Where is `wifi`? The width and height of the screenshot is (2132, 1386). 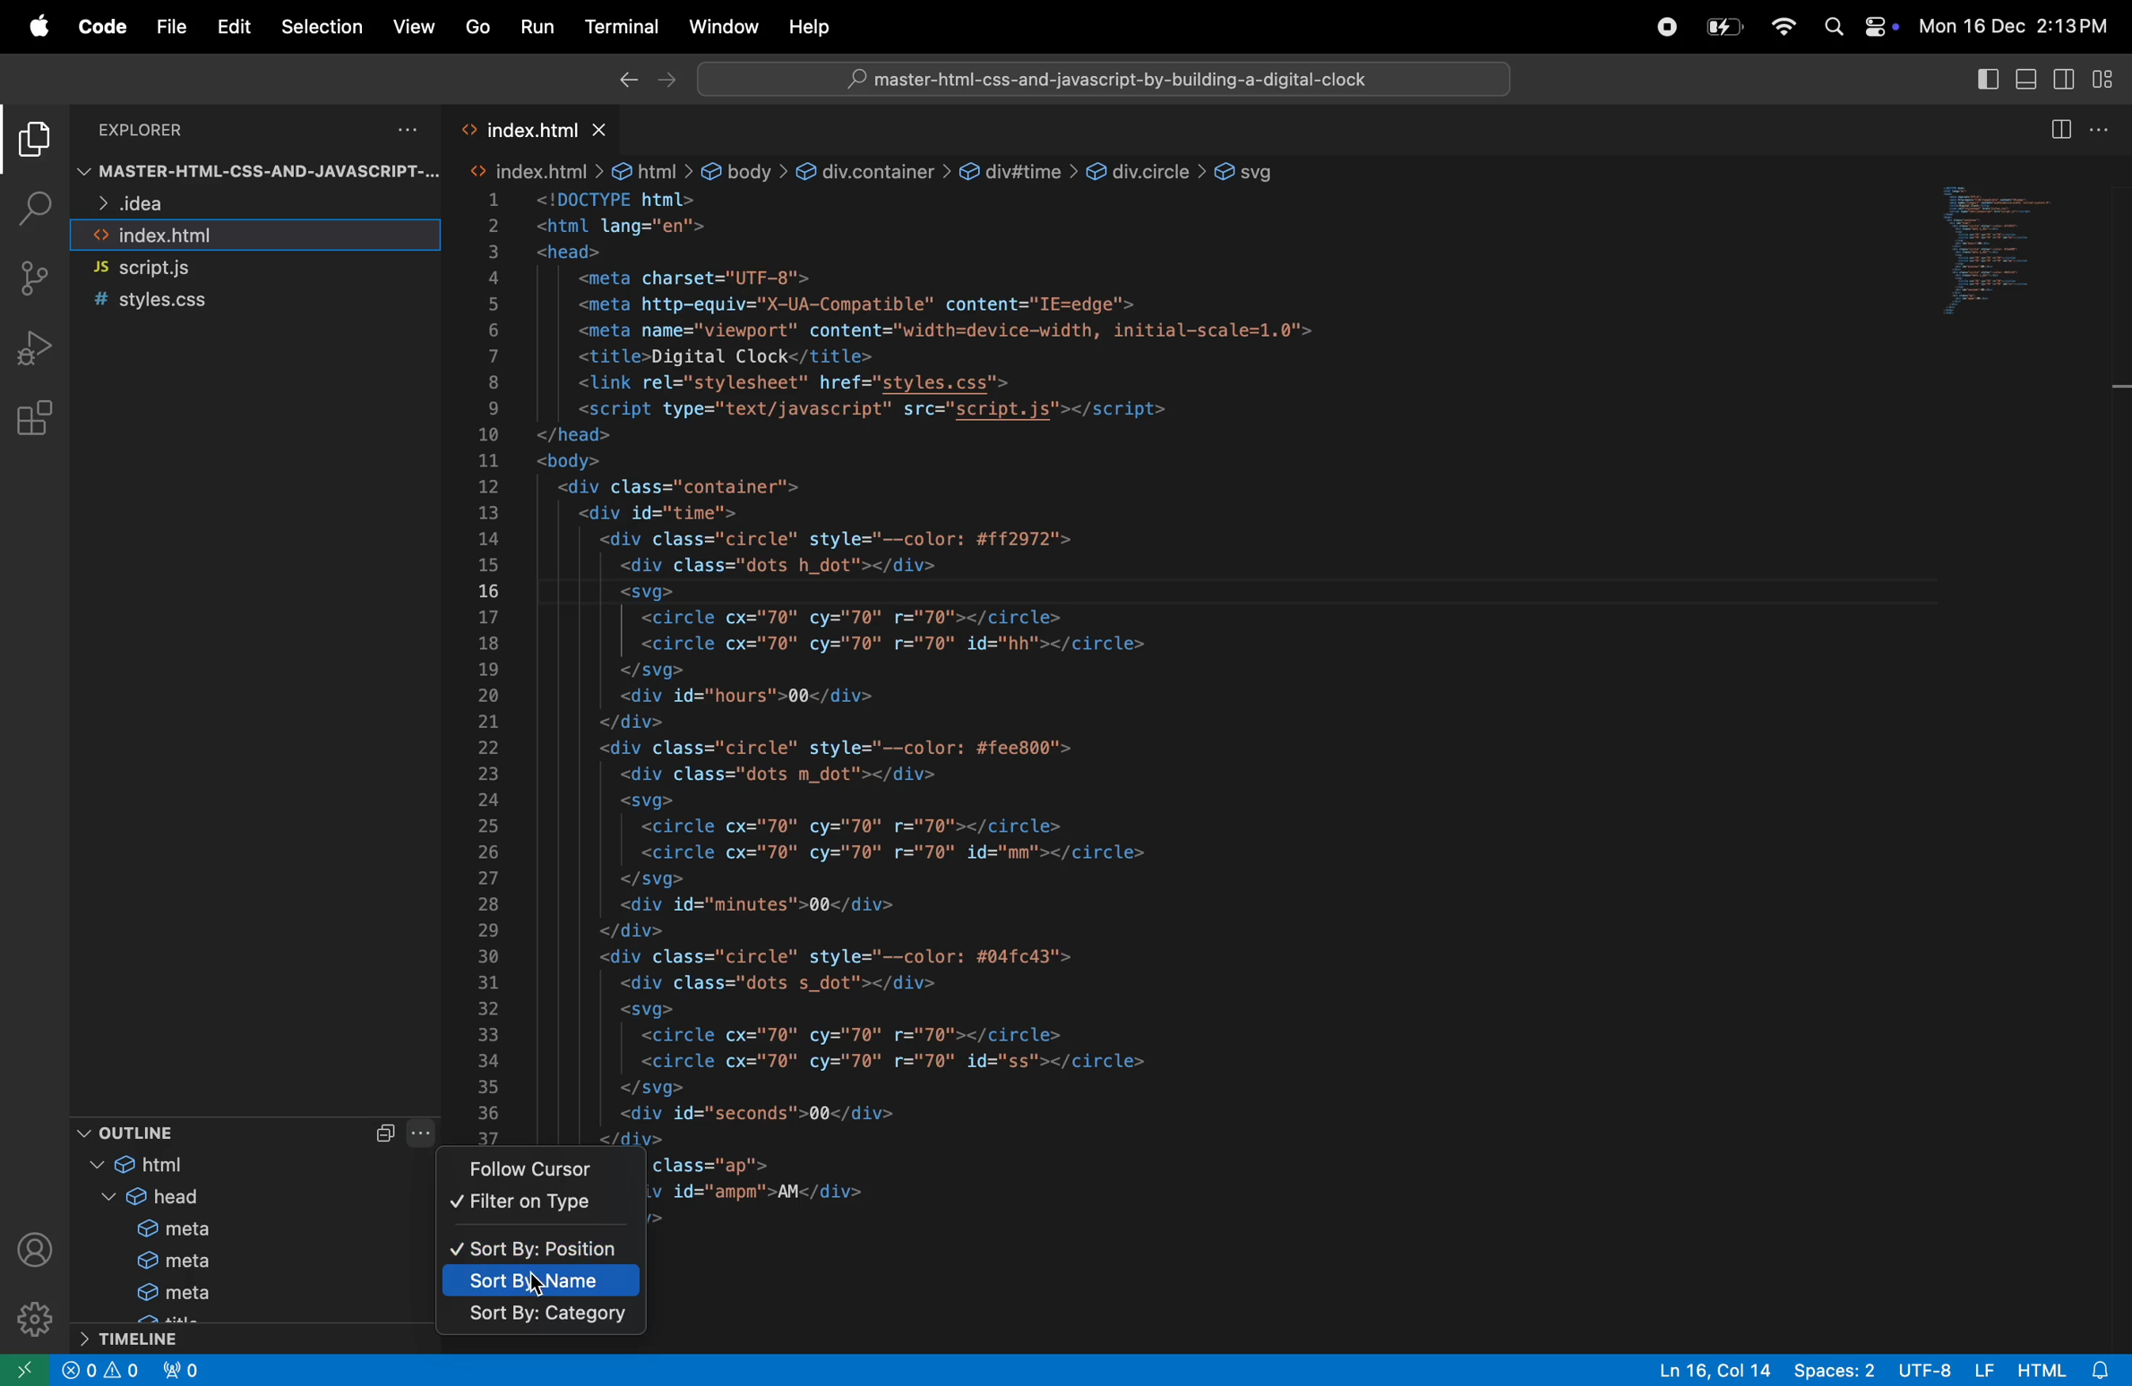
wifi is located at coordinates (1775, 27).